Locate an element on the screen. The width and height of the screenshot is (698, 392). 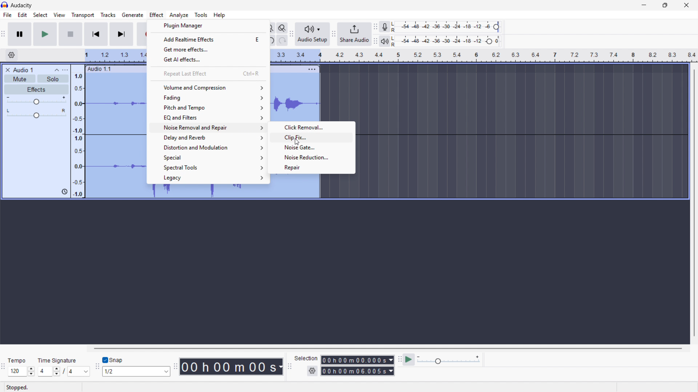
Maximise is located at coordinates (666, 5).